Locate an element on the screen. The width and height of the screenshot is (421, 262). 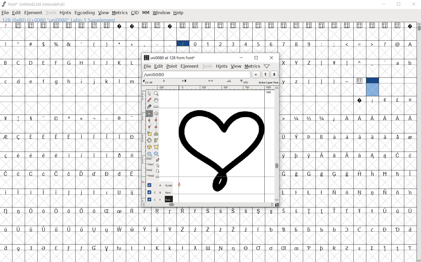
glyph is located at coordinates (18, 174).